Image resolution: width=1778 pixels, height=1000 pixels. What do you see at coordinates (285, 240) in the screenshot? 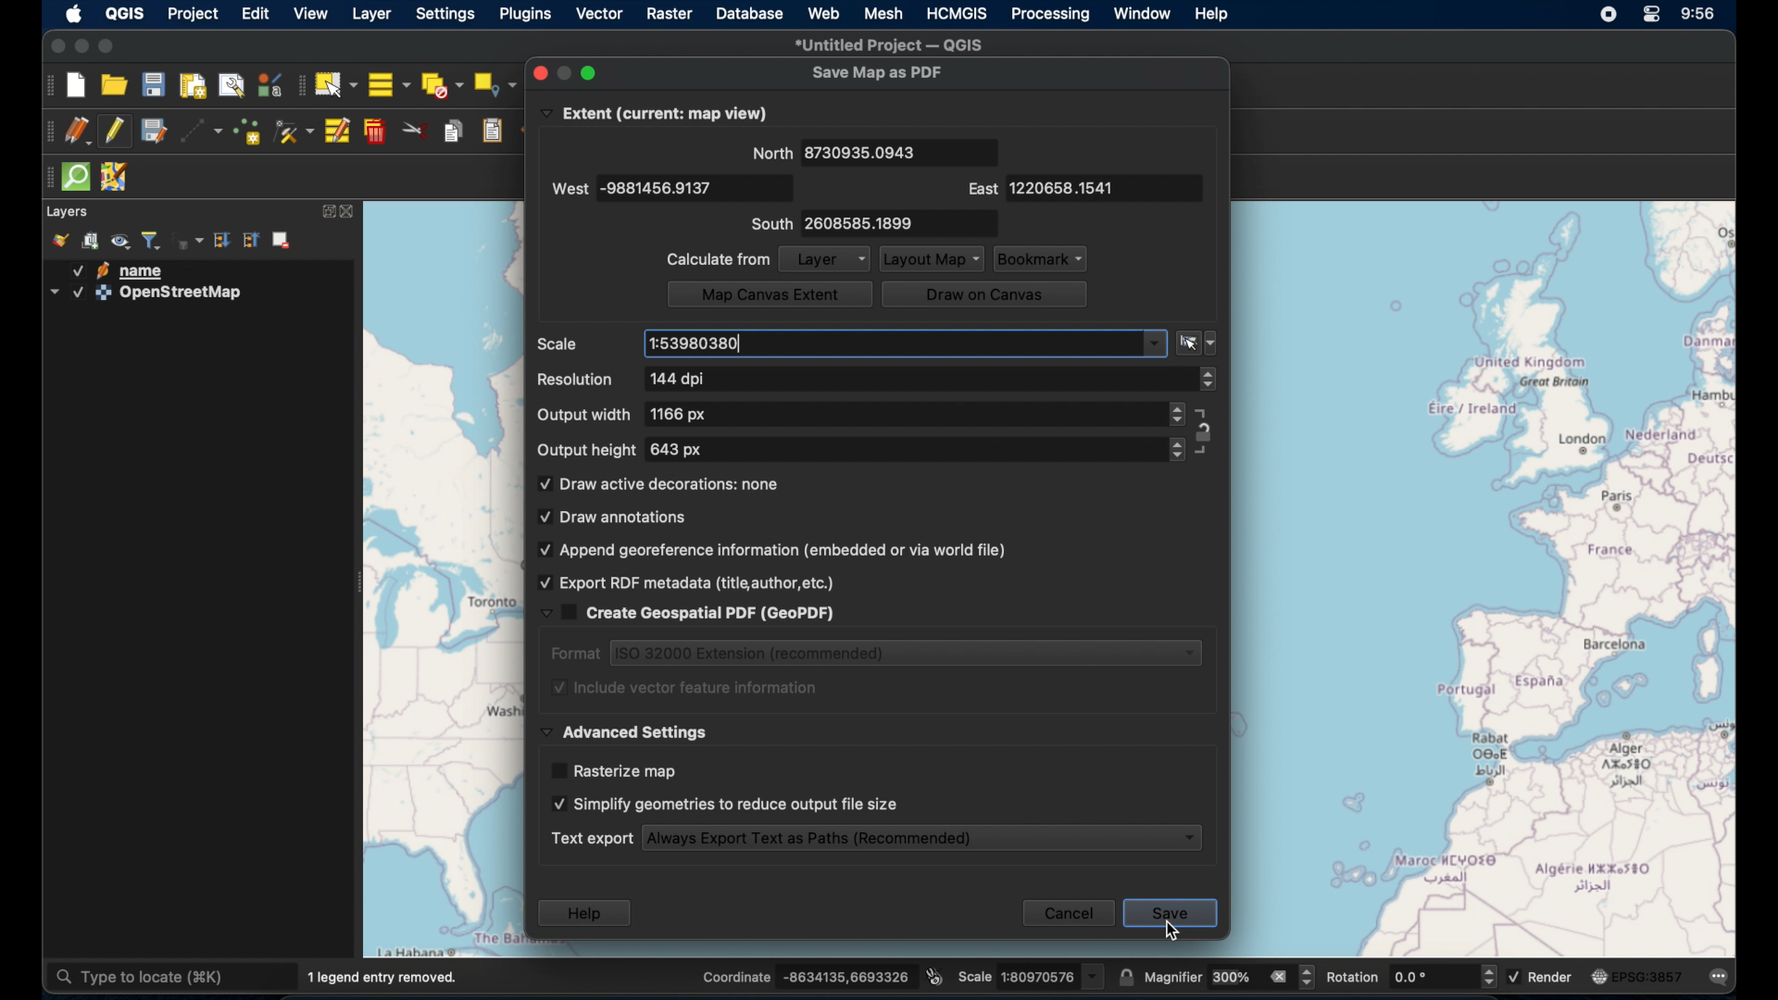
I see `remove layer/group` at bounding box center [285, 240].